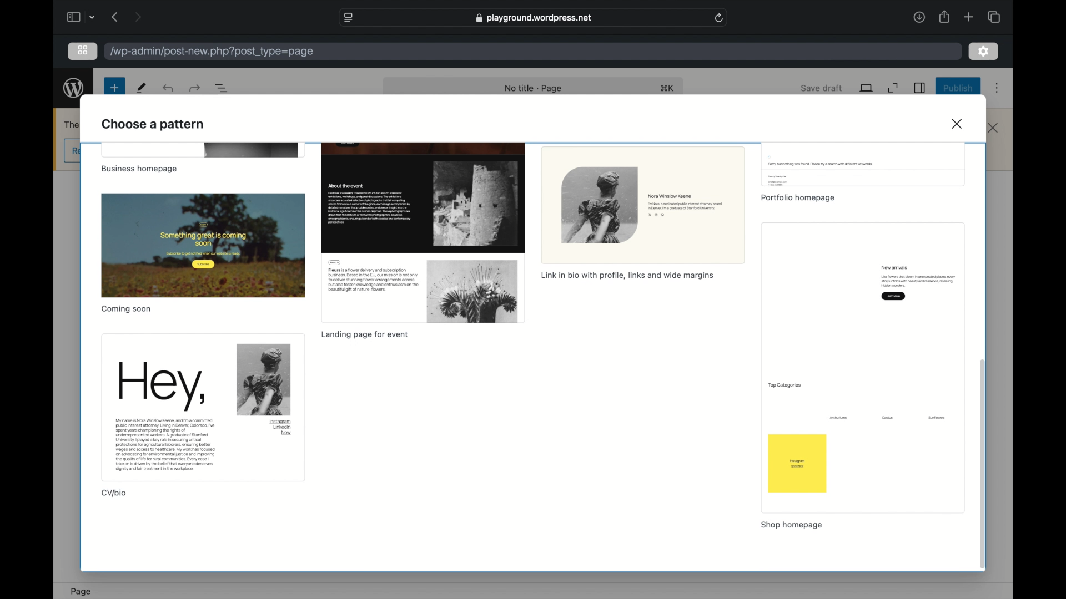 This screenshot has width=1066, height=599. Describe the element at coordinates (919, 17) in the screenshot. I see `downloads` at that location.